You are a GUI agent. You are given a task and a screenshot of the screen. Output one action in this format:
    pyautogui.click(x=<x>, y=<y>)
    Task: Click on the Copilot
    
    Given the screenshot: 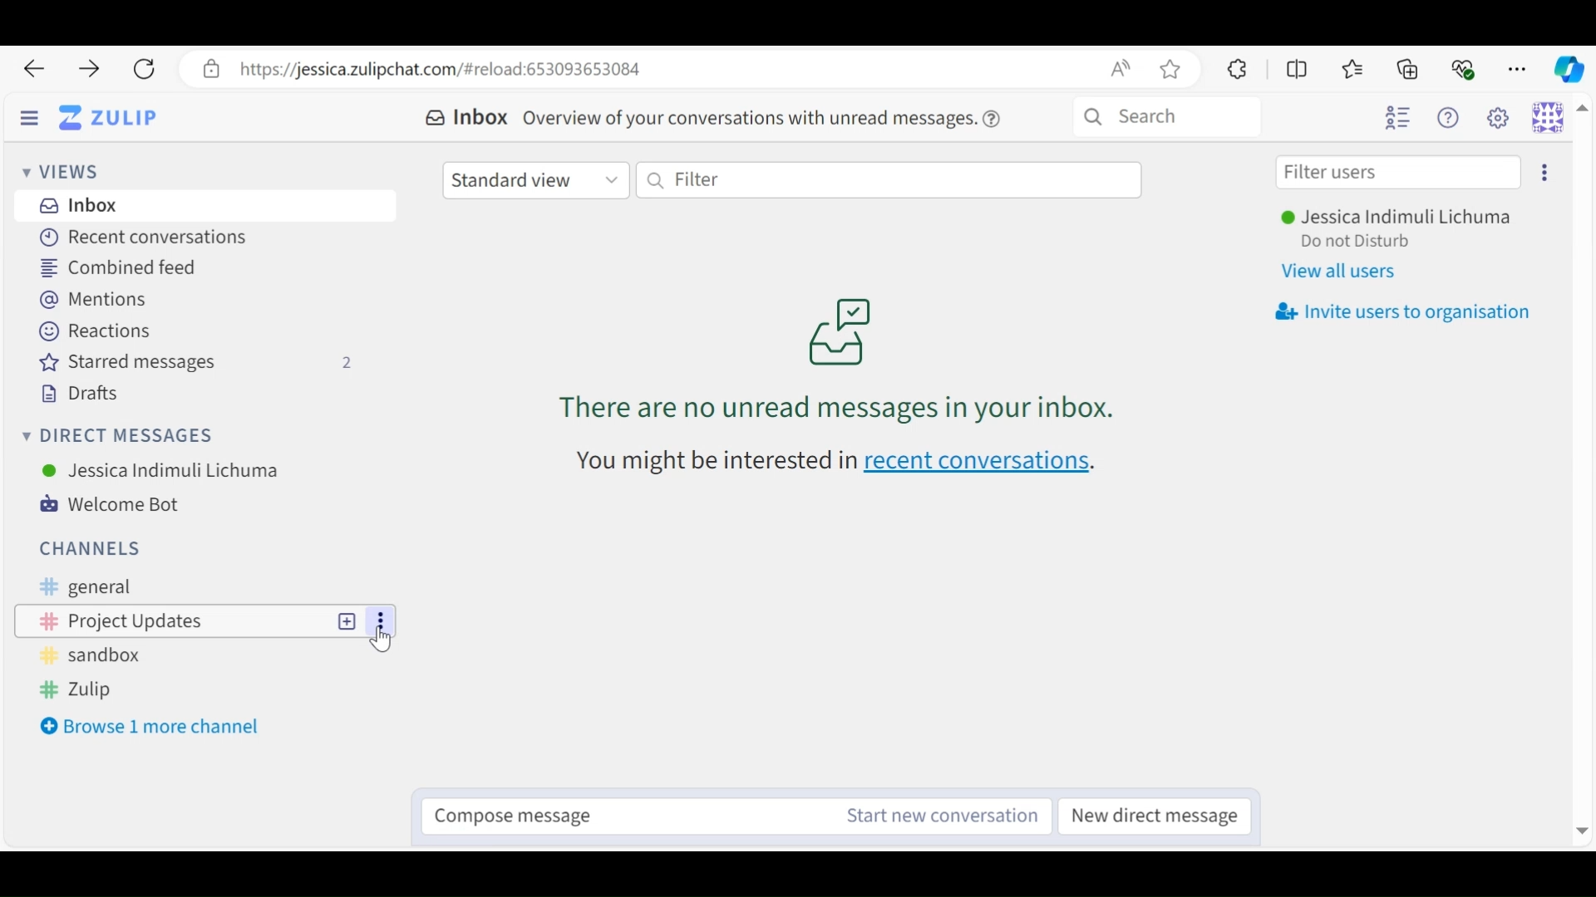 What is the action you would take?
    pyautogui.click(x=1568, y=67)
    